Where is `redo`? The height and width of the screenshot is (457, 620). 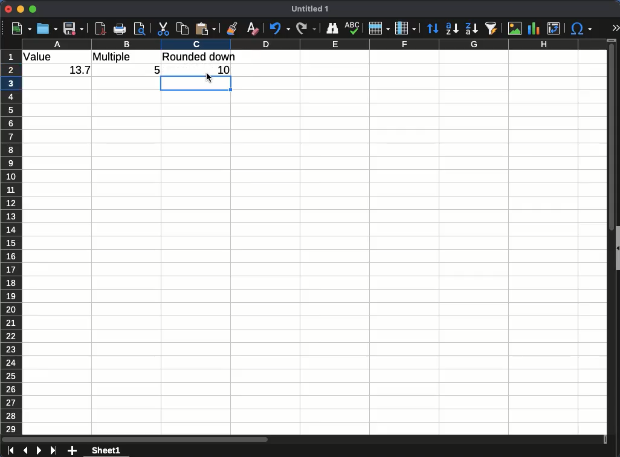
redo is located at coordinates (306, 28).